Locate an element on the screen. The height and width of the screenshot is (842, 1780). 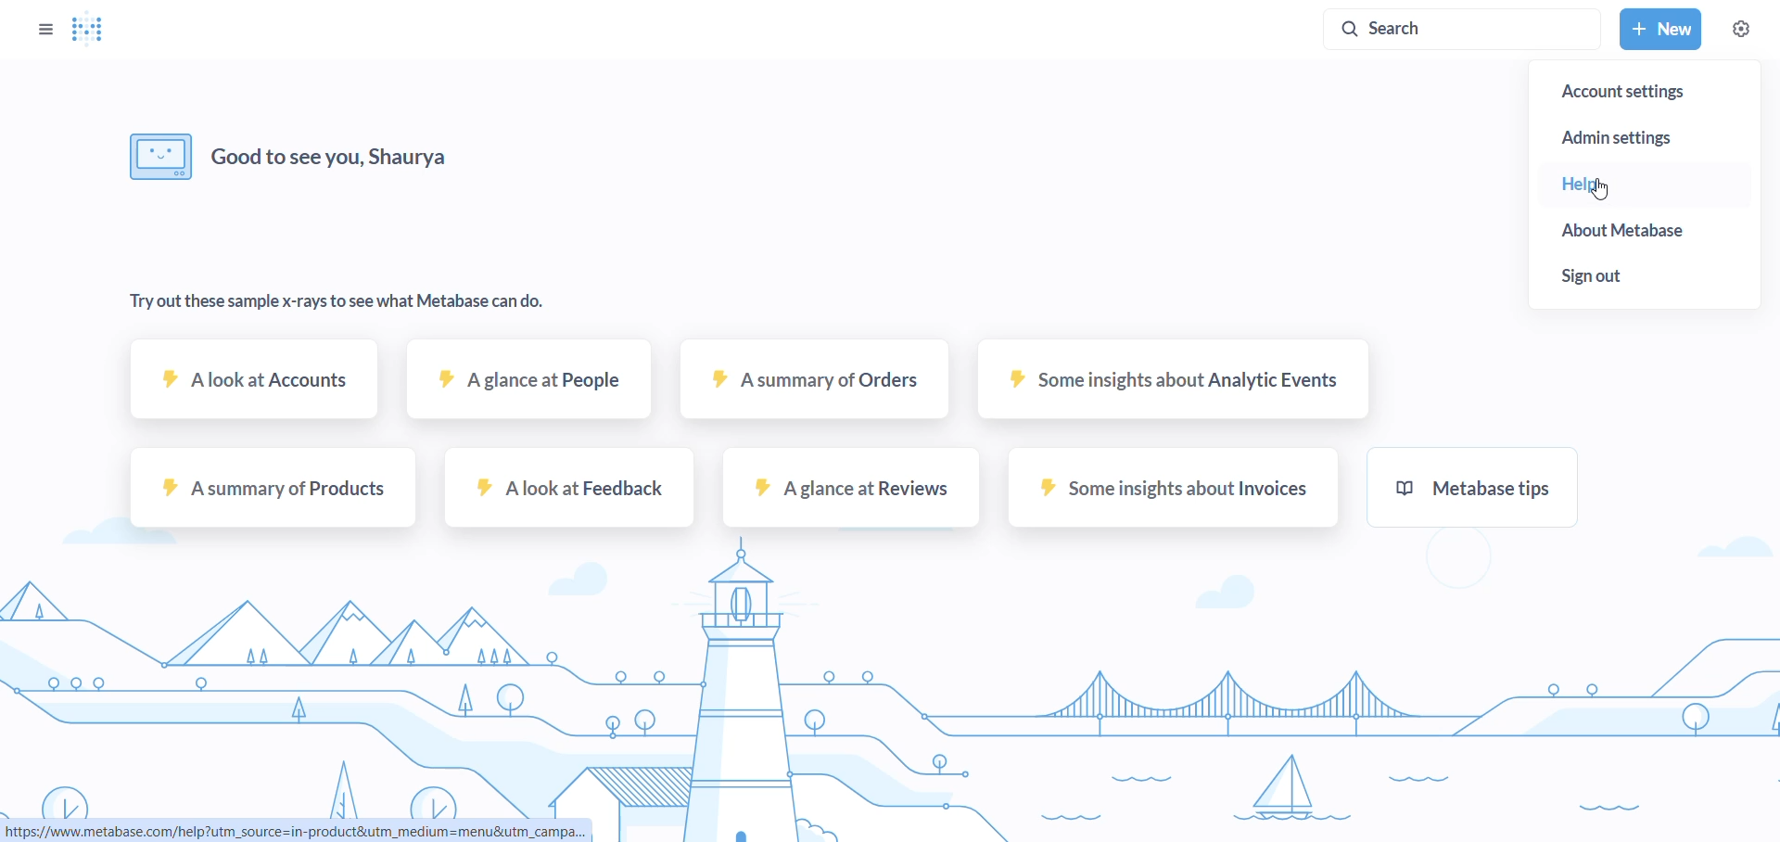
A summary of Orders sample is located at coordinates (814, 389).